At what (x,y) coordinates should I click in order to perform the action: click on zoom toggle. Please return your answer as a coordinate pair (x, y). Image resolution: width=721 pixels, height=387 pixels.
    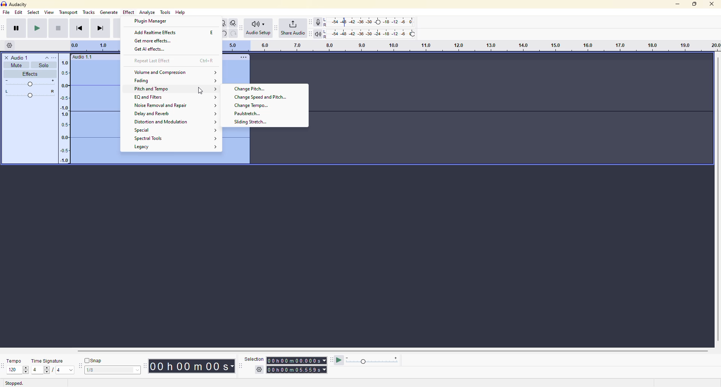
    Looking at the image, I should click on (234, 23).